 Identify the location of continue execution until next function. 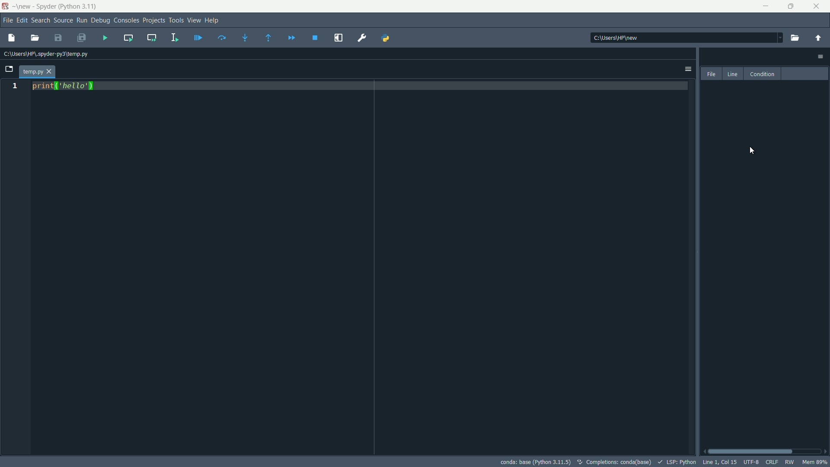
(269, 38).